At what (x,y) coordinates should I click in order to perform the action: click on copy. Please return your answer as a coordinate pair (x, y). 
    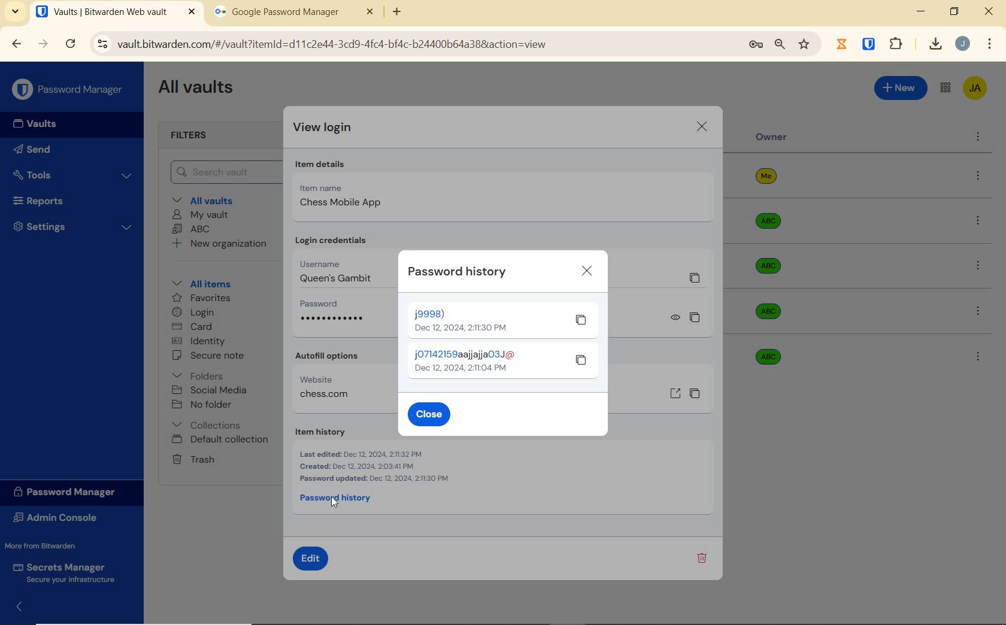
    Looking at the image, I should click on (696, 392).